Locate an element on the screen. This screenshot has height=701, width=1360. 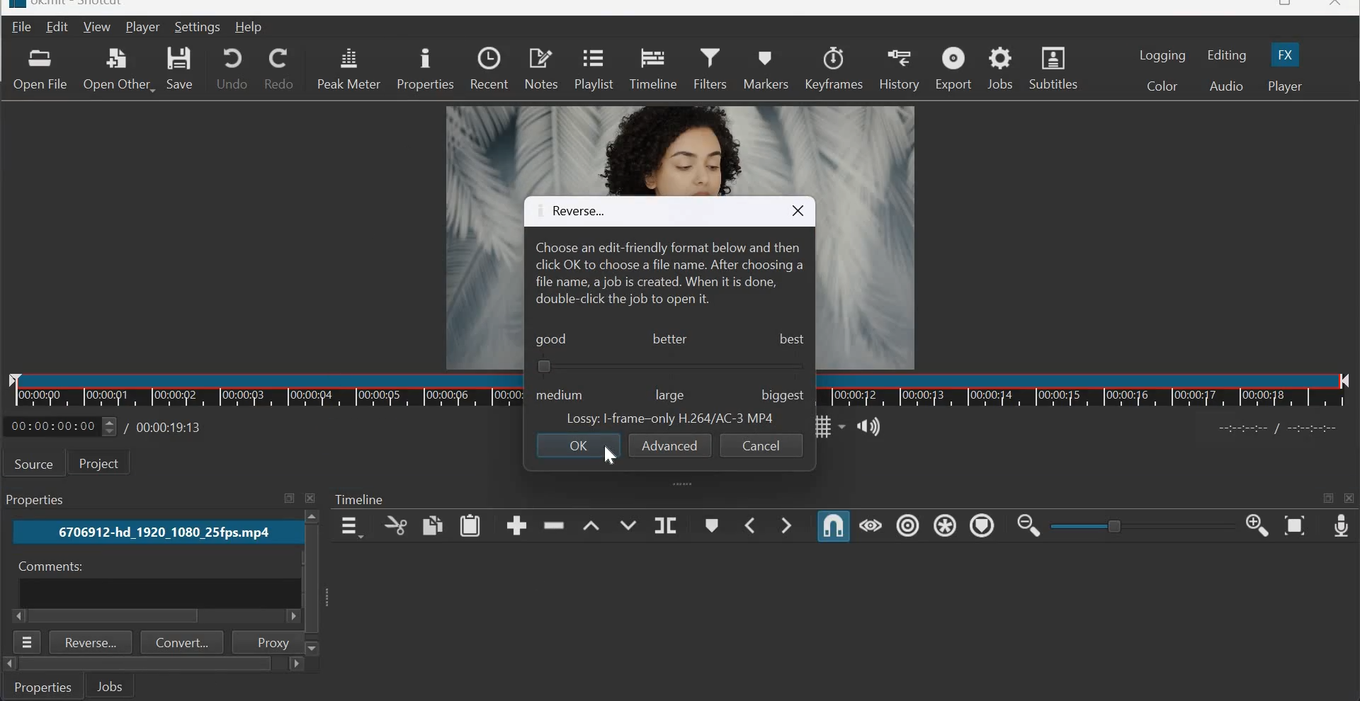
Ripple Markers is located at coordinates (981, 525).